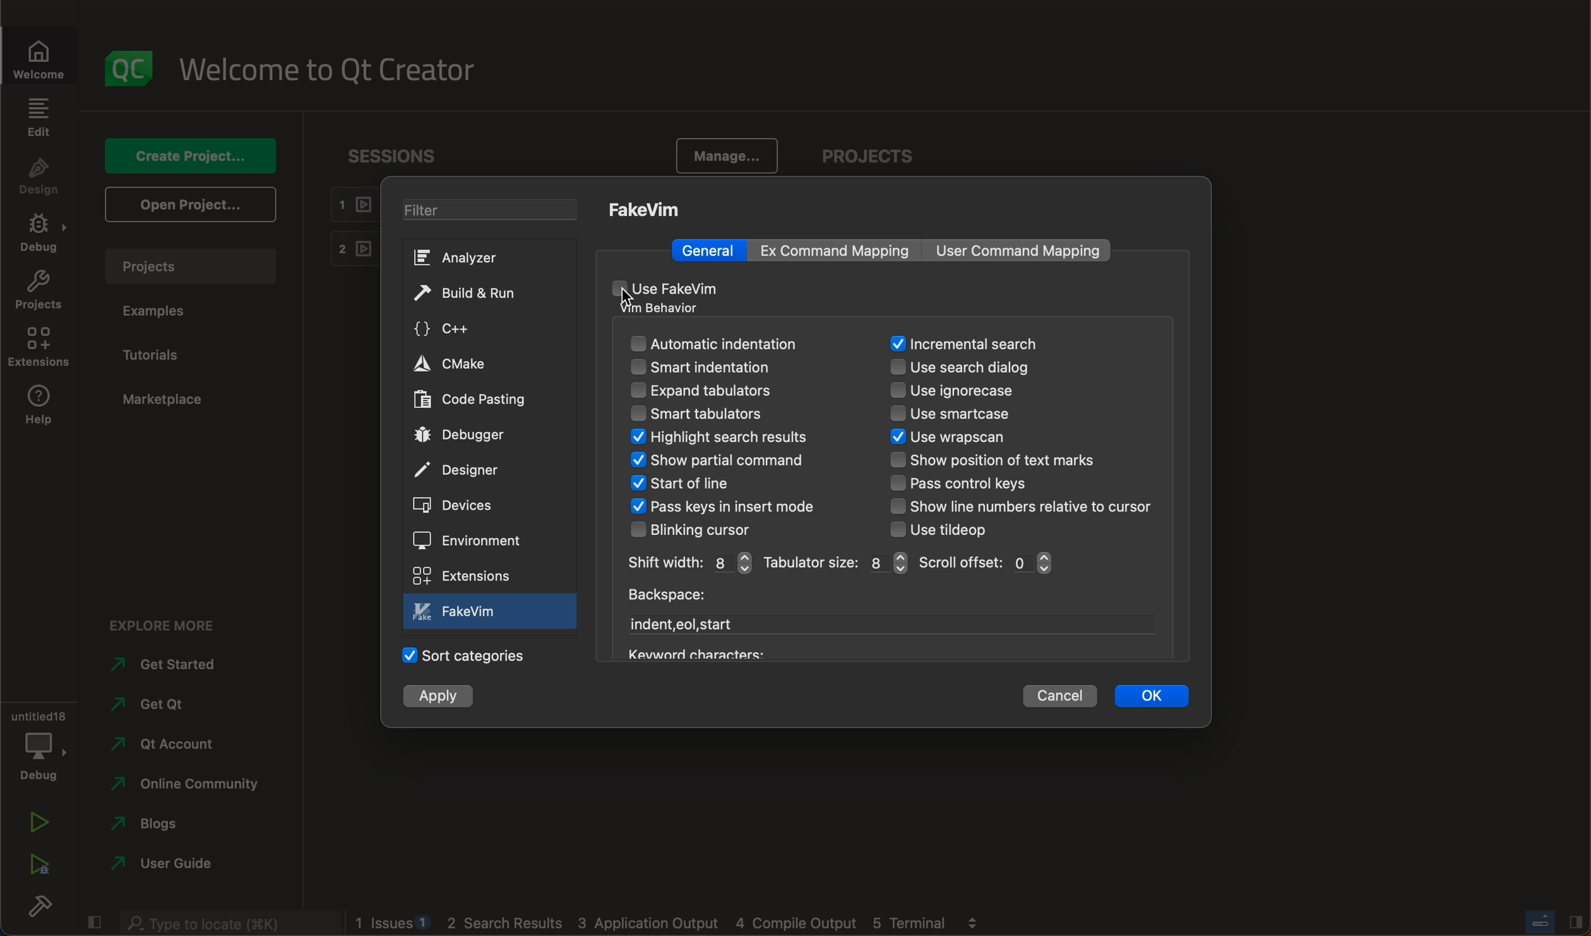 The height and width of the screenshot is (936, 1591). What do you see at coordinates (178, 664) in the screenshot?
I see `started` at bounding box center [178, 664].